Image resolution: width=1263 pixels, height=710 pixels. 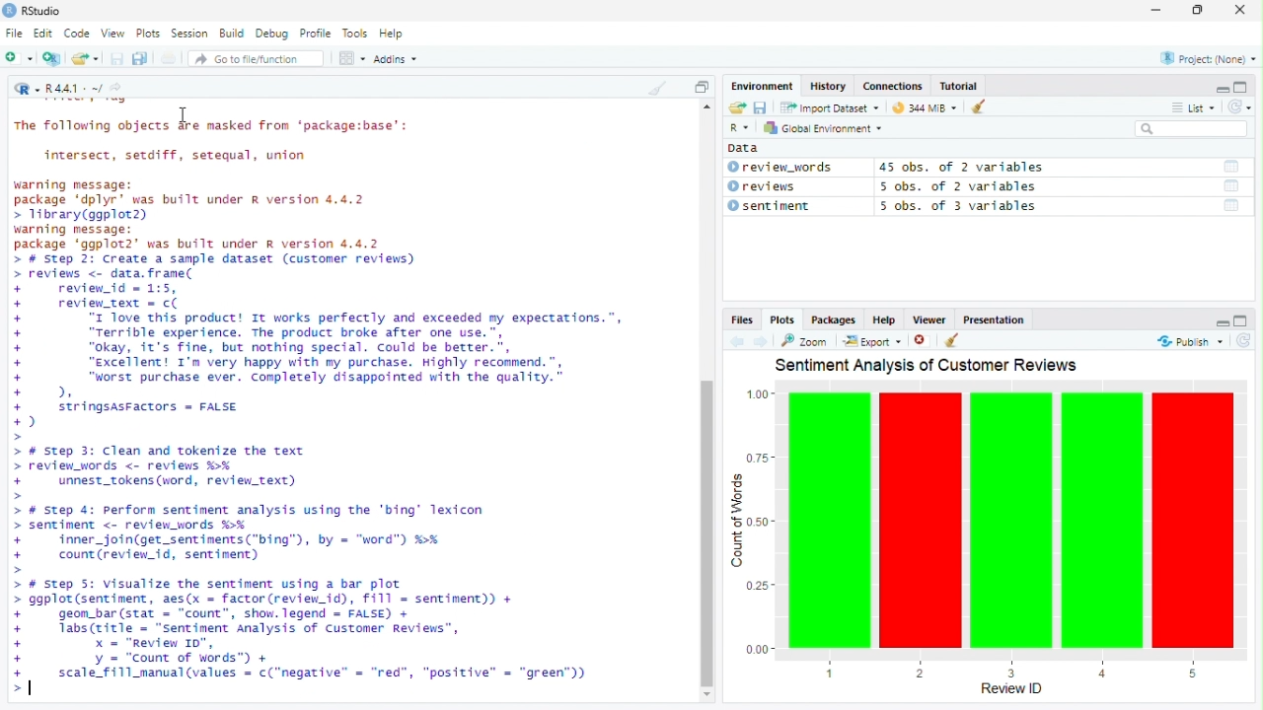 What do you see at coordinates (147, 34) in the screenshot?
I see `Plots` at bounding box center [147, 34].